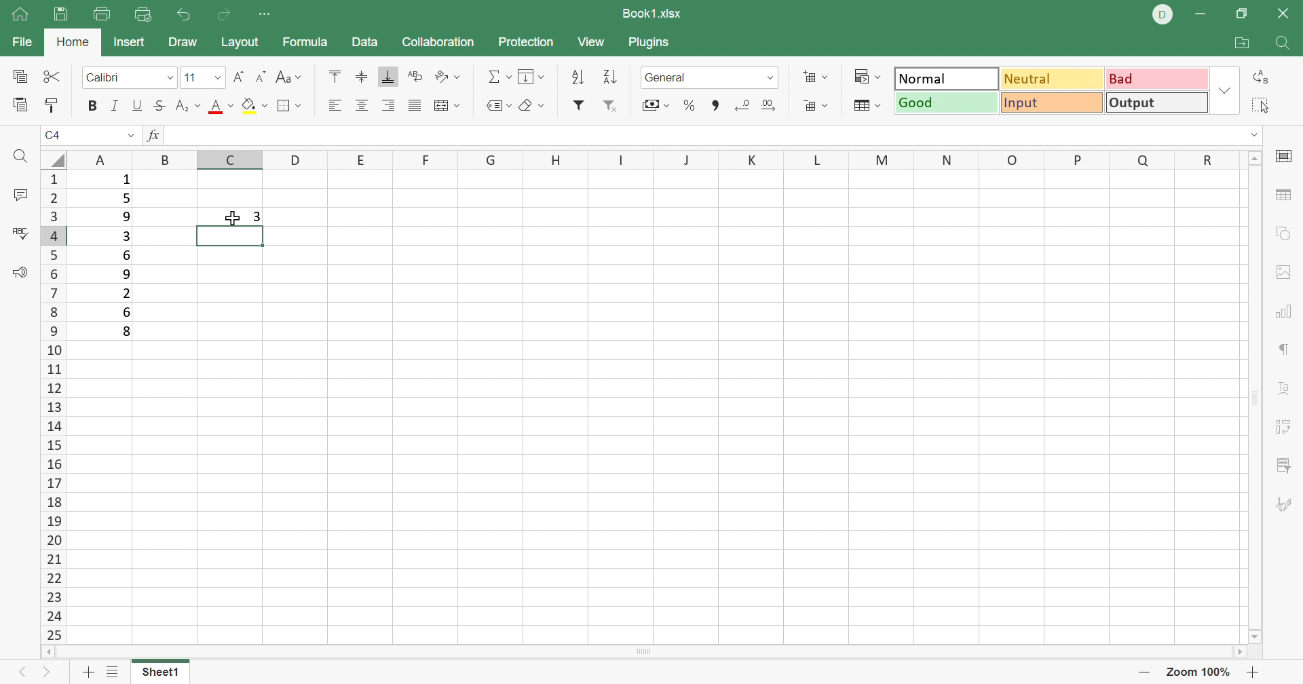  I want to click on Align bottom, so click(391, 77).